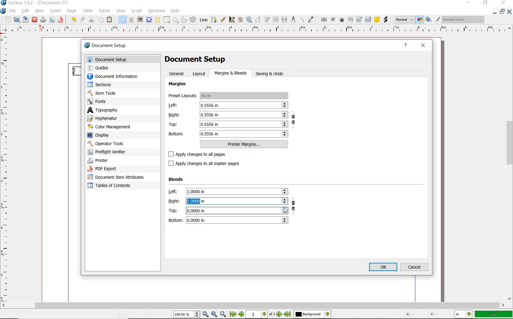 This screenshot has width=513, height=319. Describe the element at coordinates (259, 20) in the screenshot. I see `edit contents of frame` at that location.